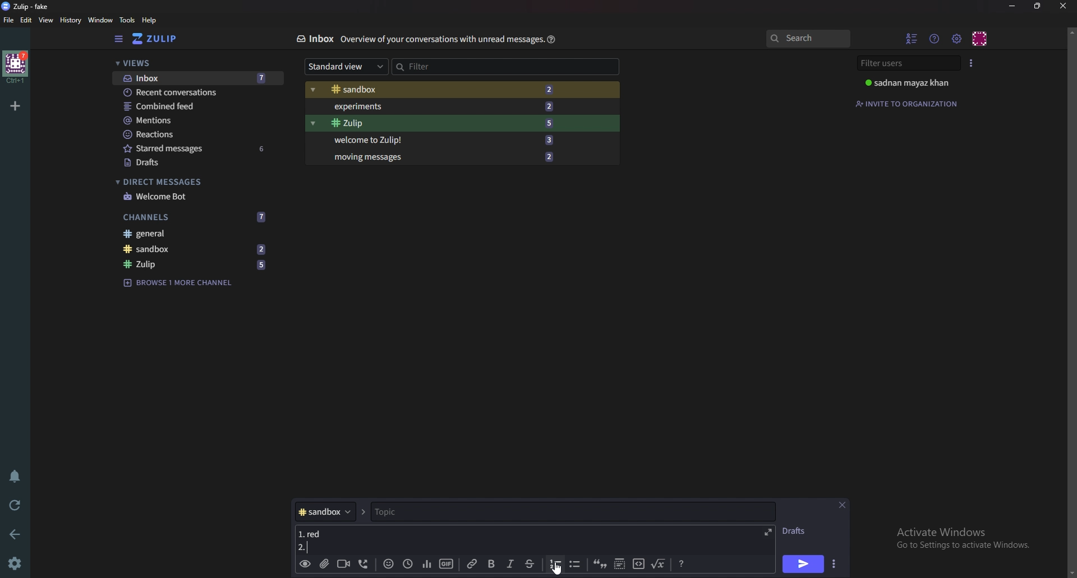 The image size is (1077, 578). Describe the element at coordinates (425, 563) in the screenshot. I see `poll` at that location.